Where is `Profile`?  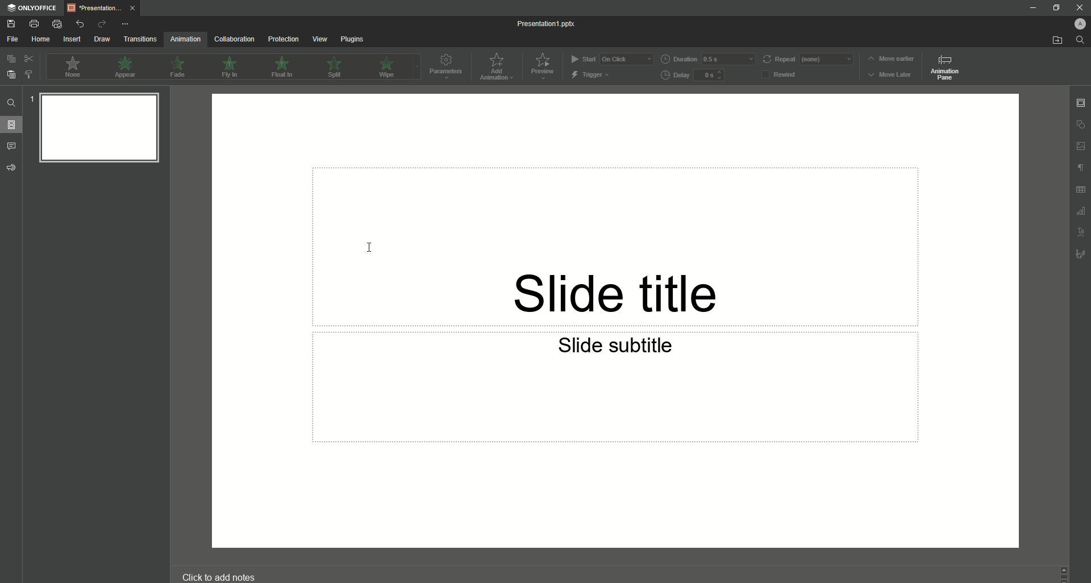
Profile is located at coordinates (1079, 23).